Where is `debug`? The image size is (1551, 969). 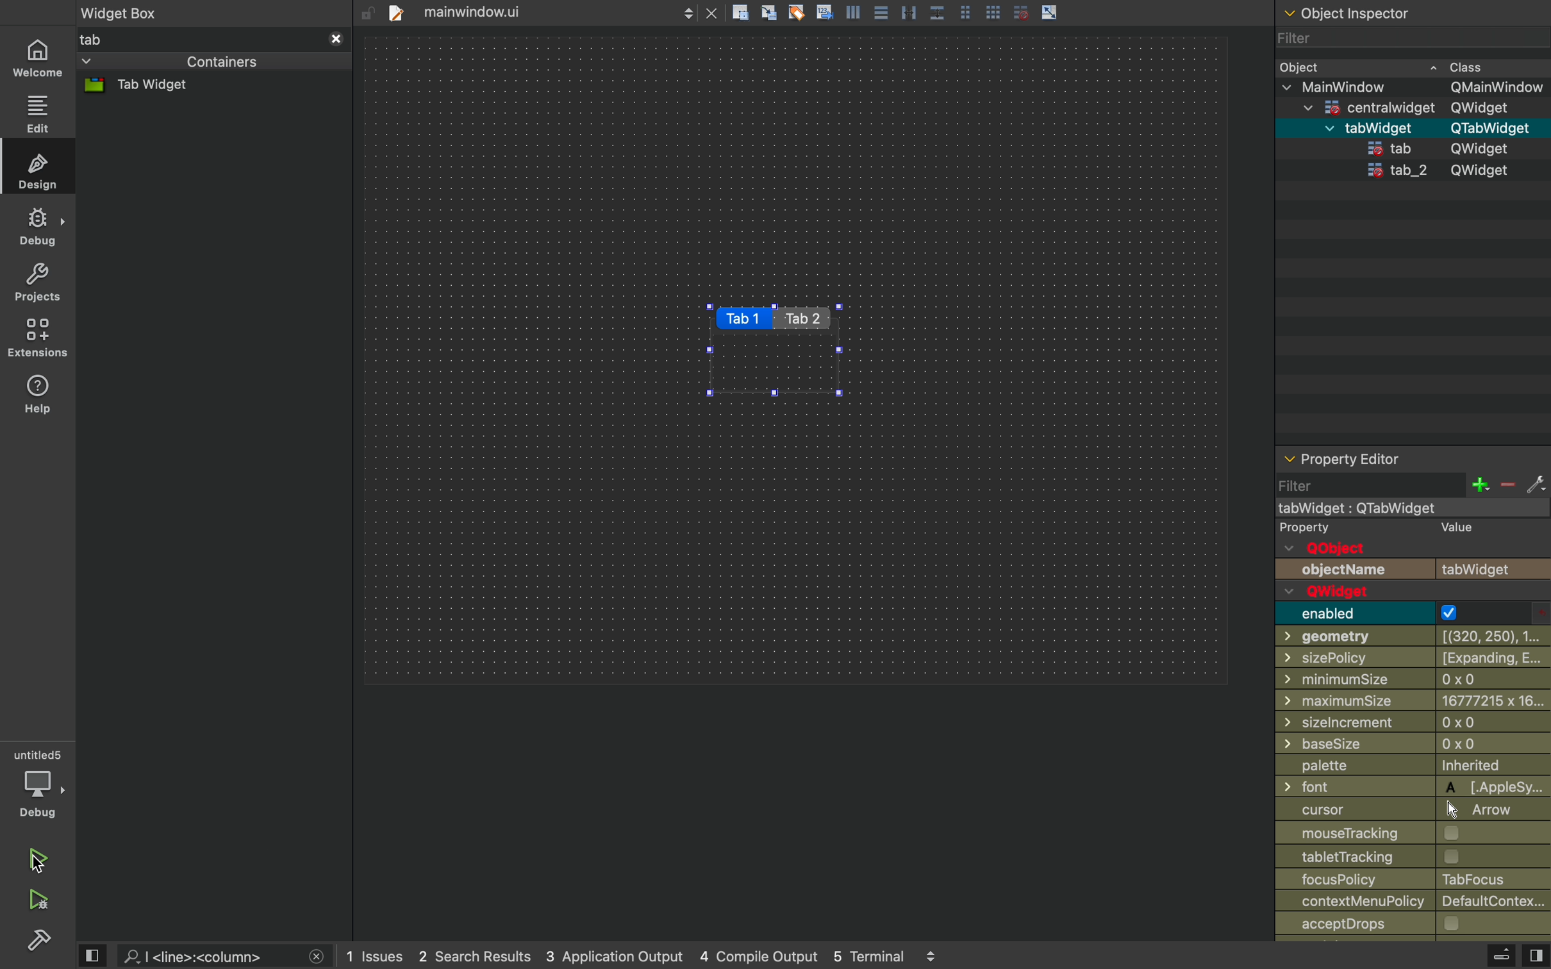 debug is located at coordinates (41, 784).